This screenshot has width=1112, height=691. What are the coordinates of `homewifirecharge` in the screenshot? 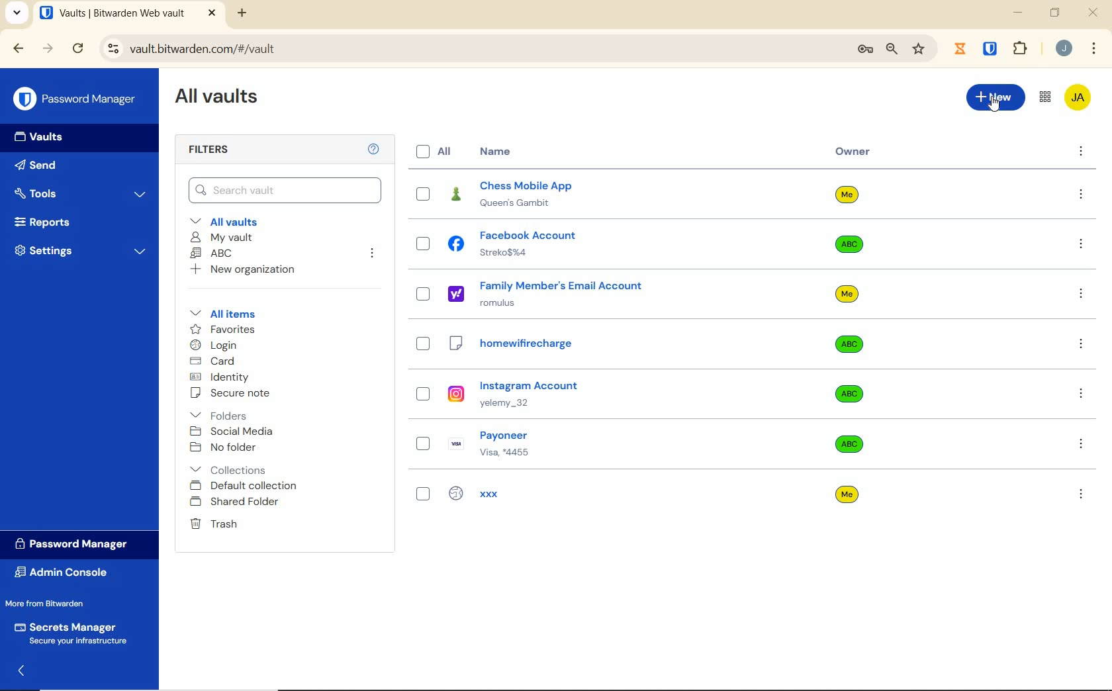 It's located at (550, 345).